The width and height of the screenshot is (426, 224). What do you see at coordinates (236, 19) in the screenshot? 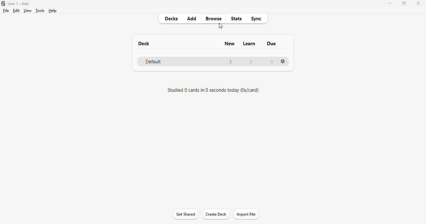
I see `stats` at bounding box center [236, 19].